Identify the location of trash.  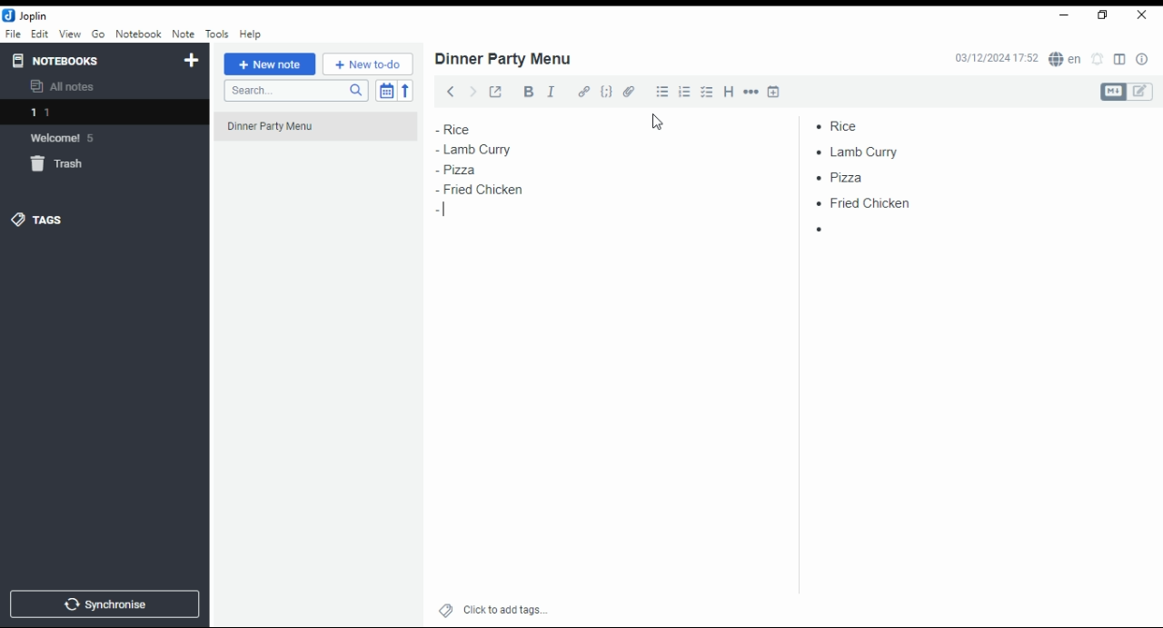
(60, 164).